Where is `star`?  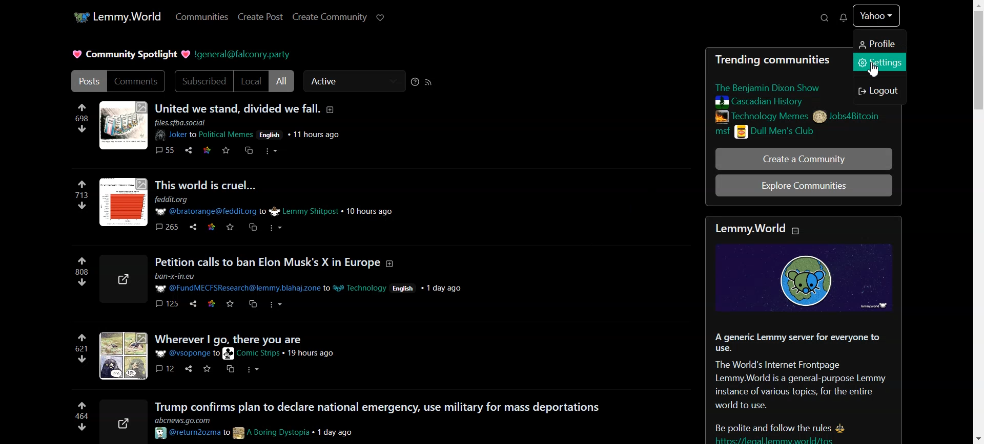 star is located at coordinates (208, 372).